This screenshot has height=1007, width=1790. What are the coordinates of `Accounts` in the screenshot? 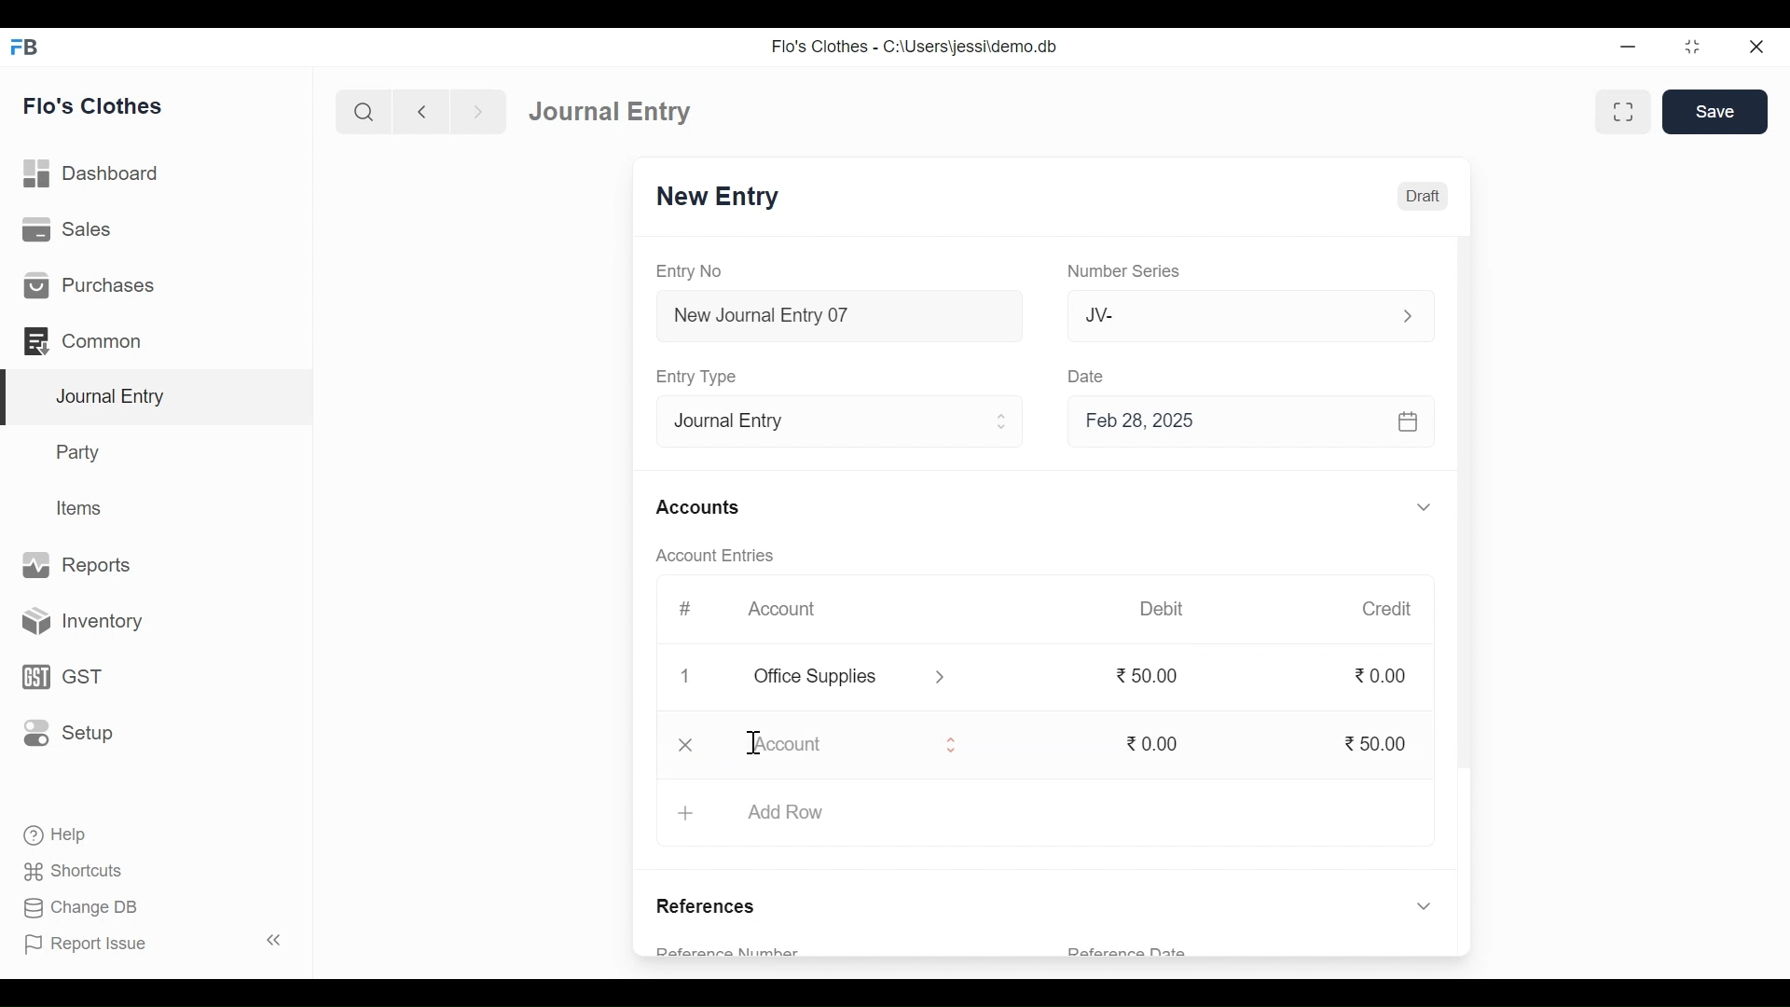 It's located at (697, 508).